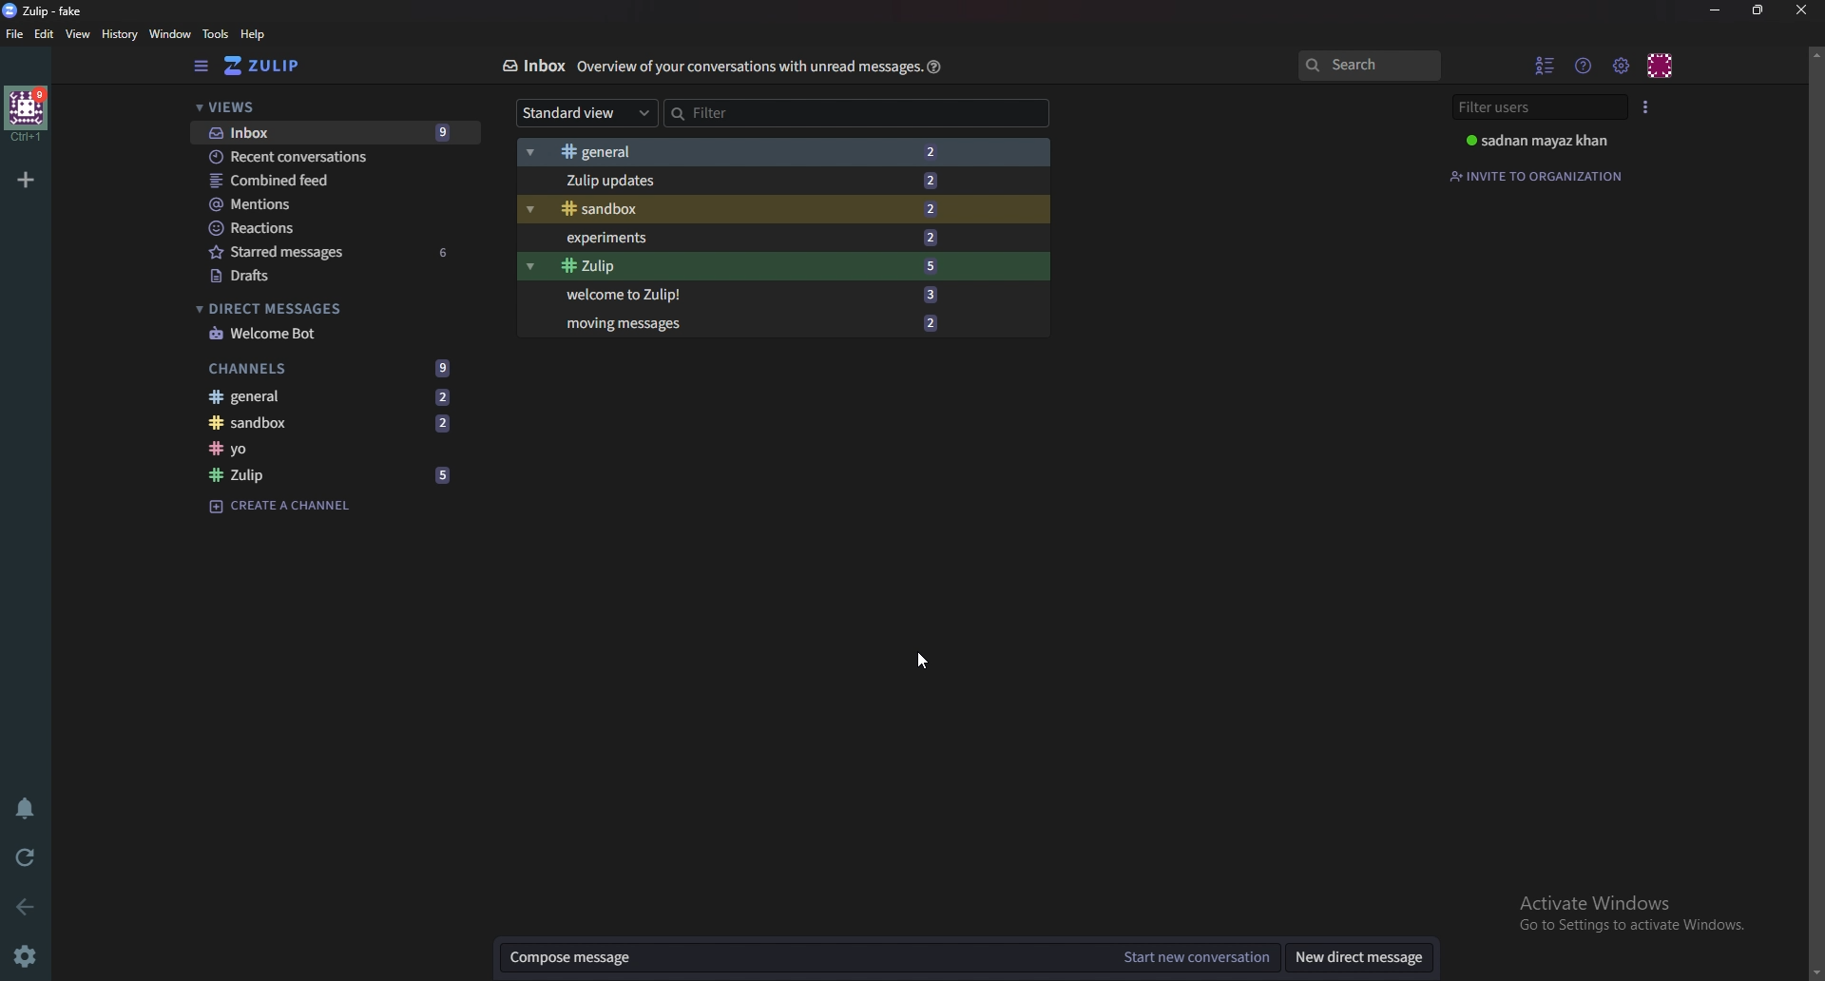 This screenshot has width=1825, height=981. What do you see at coordinates (24, 806) in the screenshot?
I see `Enable do not disturb` at bounding box center [24, 806].